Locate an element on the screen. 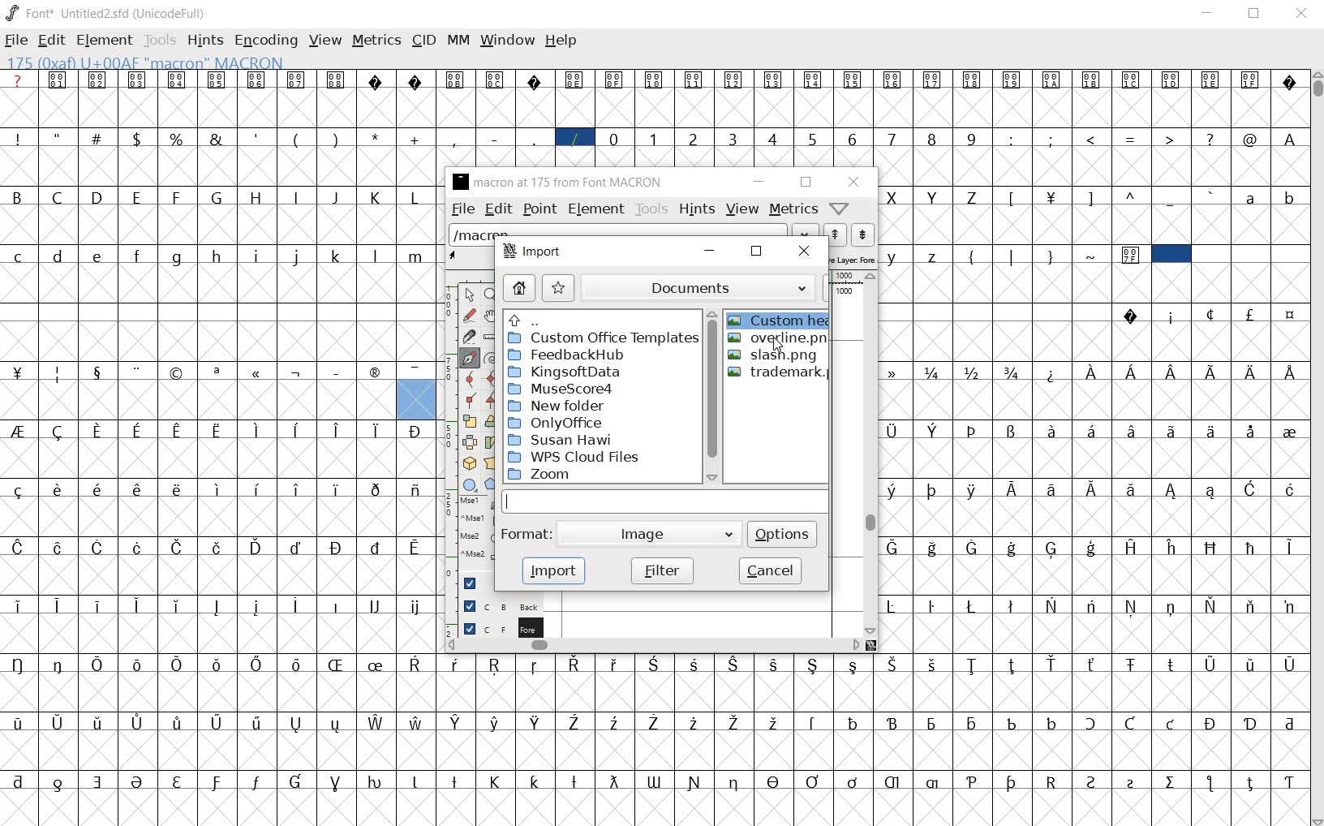 This screenshot has width=1324, height=826. spiro is located at coordinates (489, 356).